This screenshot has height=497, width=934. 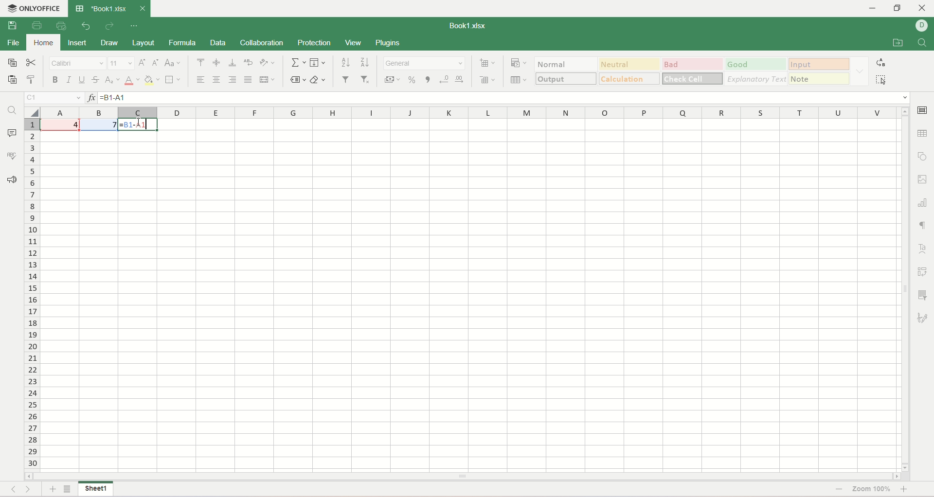 What do you see at coordinates (31, 489) in the screenshot?
I see `next` at bounding box center [31, 489].